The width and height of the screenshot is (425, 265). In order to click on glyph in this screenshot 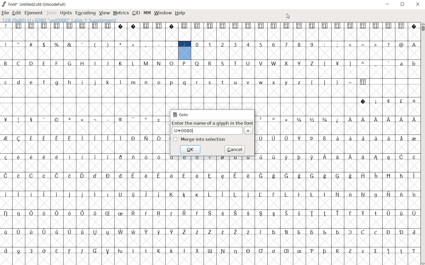, I will do `click(312, 26)`.